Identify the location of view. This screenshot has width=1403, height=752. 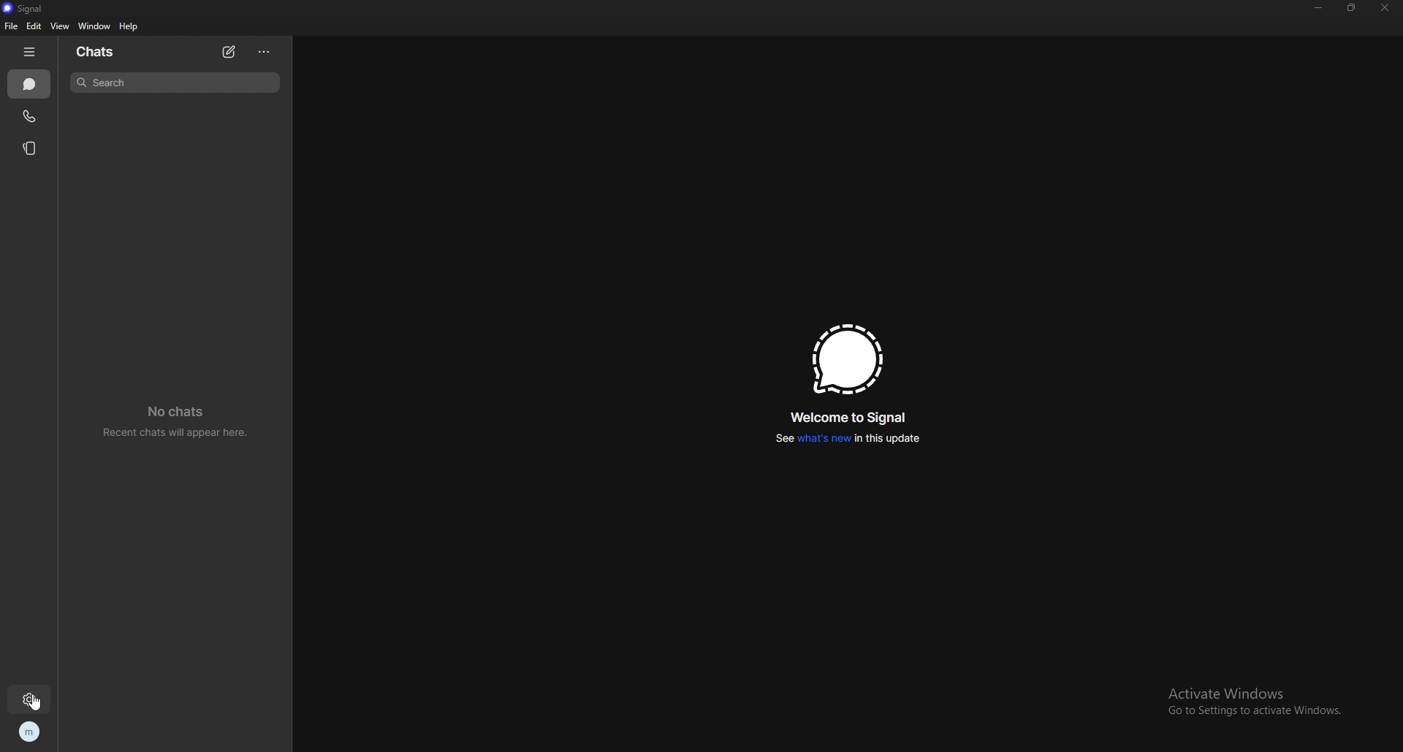
(58, 26).